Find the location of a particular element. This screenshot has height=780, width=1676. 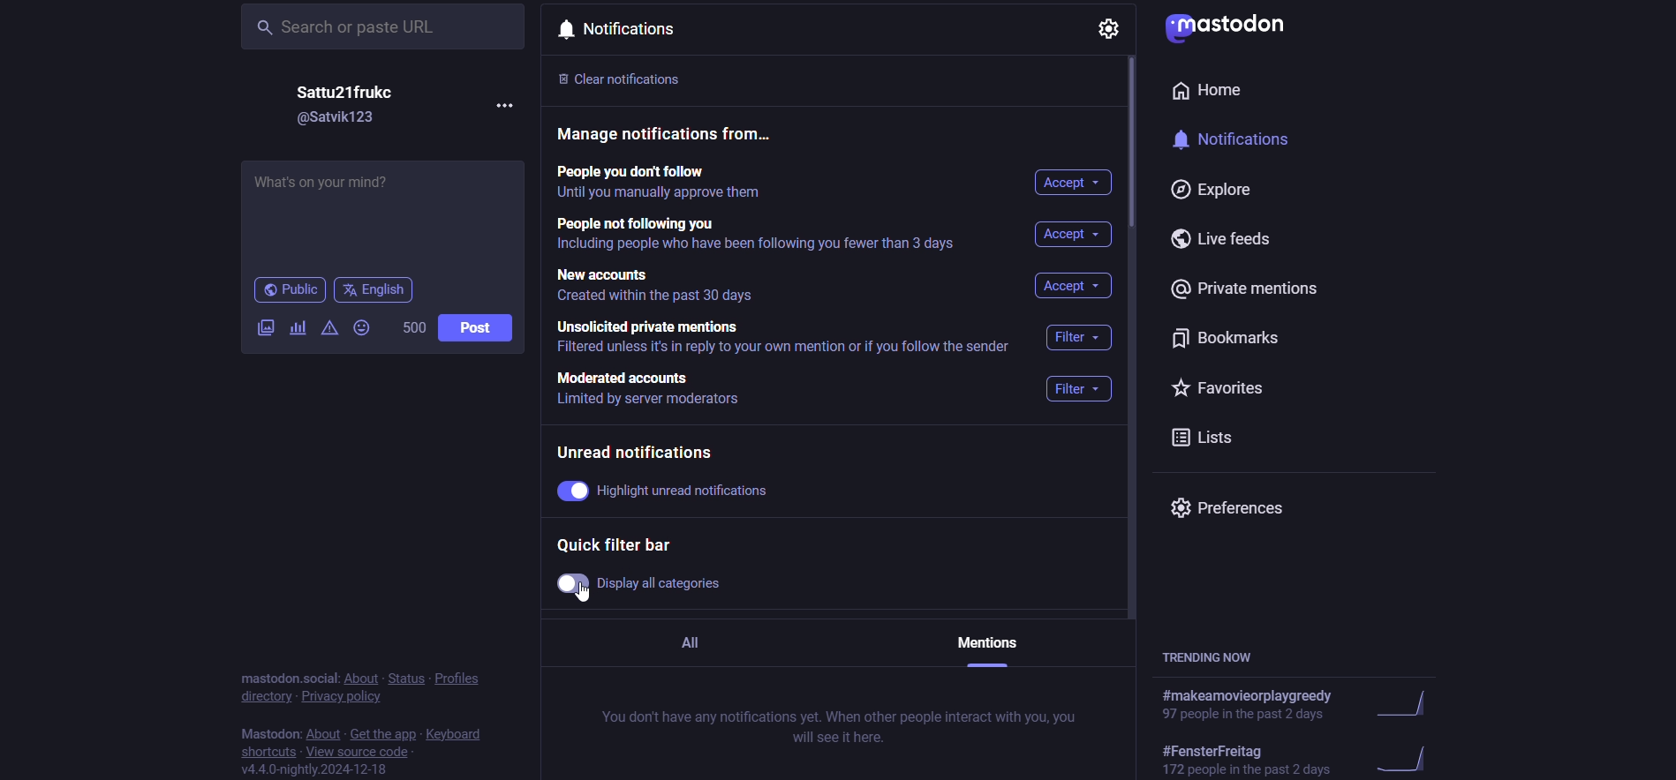

Moderated accounts Limited by server moderators is located at coordinates (654, 390).